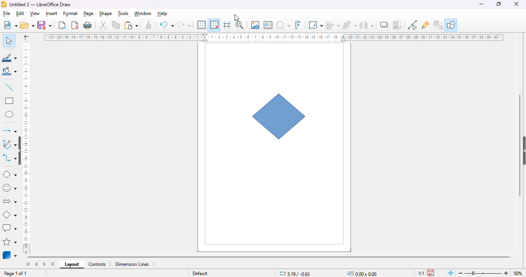 The width and height of the screenshot is (526, 277). What do you see at coordinates (52, 13) in the screenshot?
I see `insert` at bounding box center [52, 13].